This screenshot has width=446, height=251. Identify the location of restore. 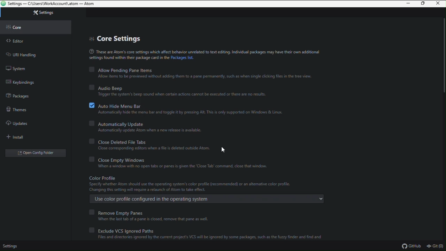
(424, 4).